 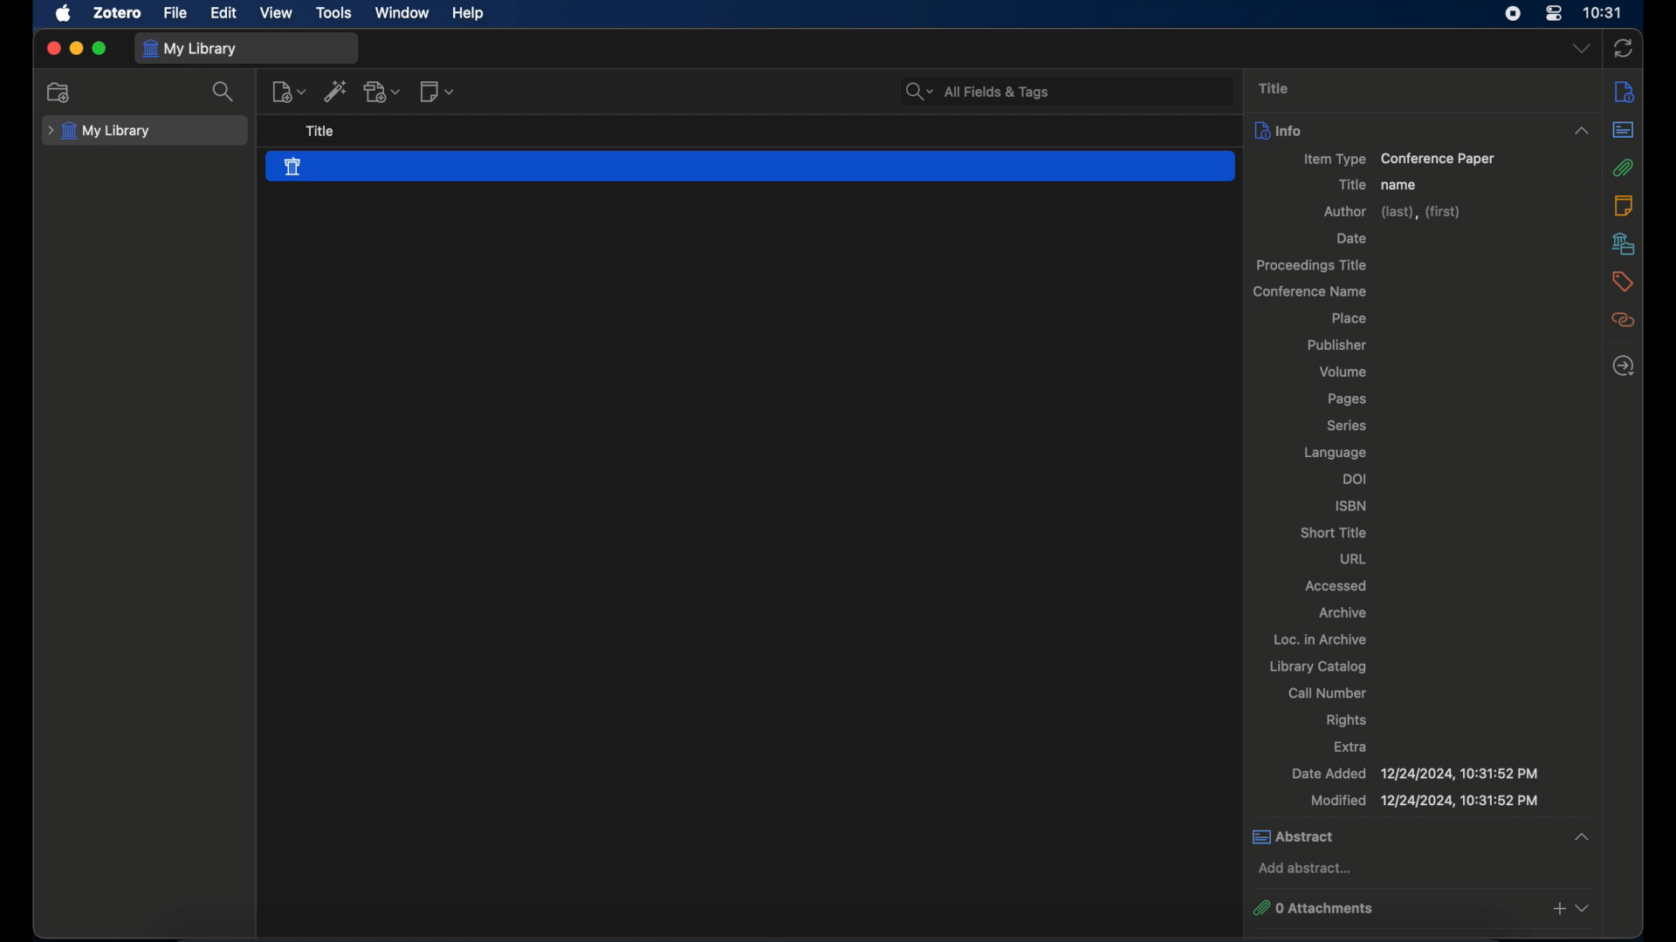 I want to click on help, so click(x=468, y=14).